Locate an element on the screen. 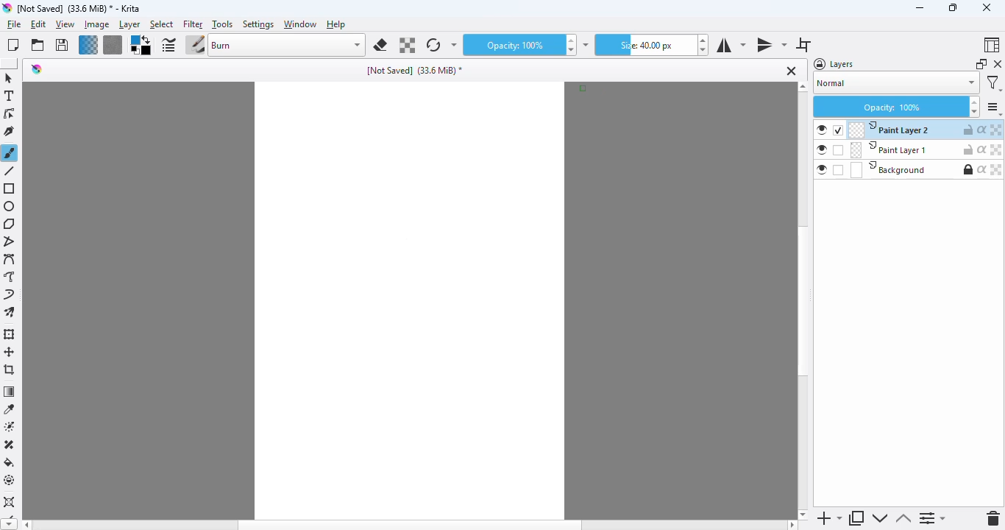 The image size is (1005, 530). opacity: 100% is located at coordinates (896, 107).